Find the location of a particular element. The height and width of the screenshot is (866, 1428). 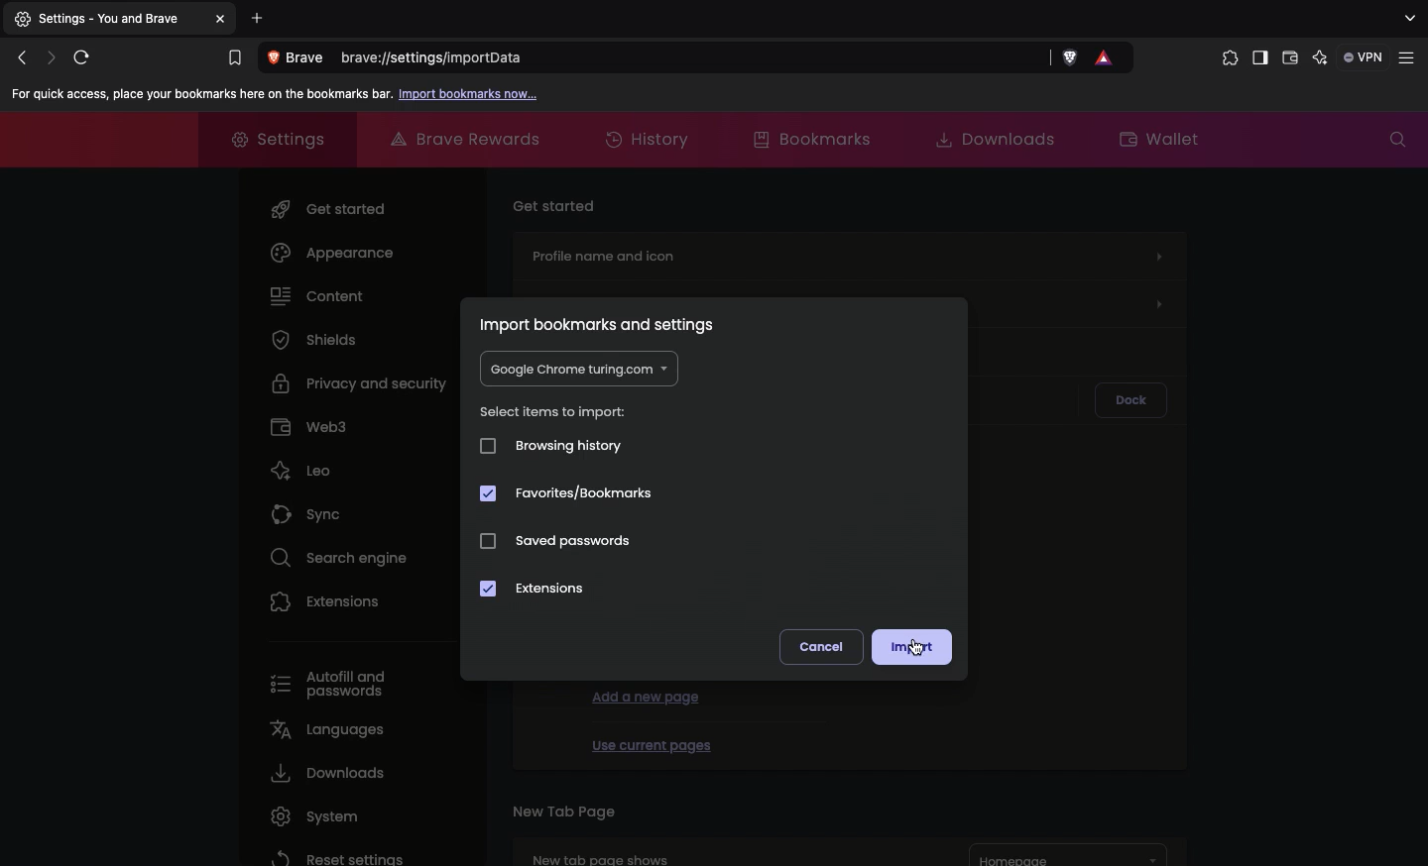

Brave rewards is located at coordinates (468, 139).